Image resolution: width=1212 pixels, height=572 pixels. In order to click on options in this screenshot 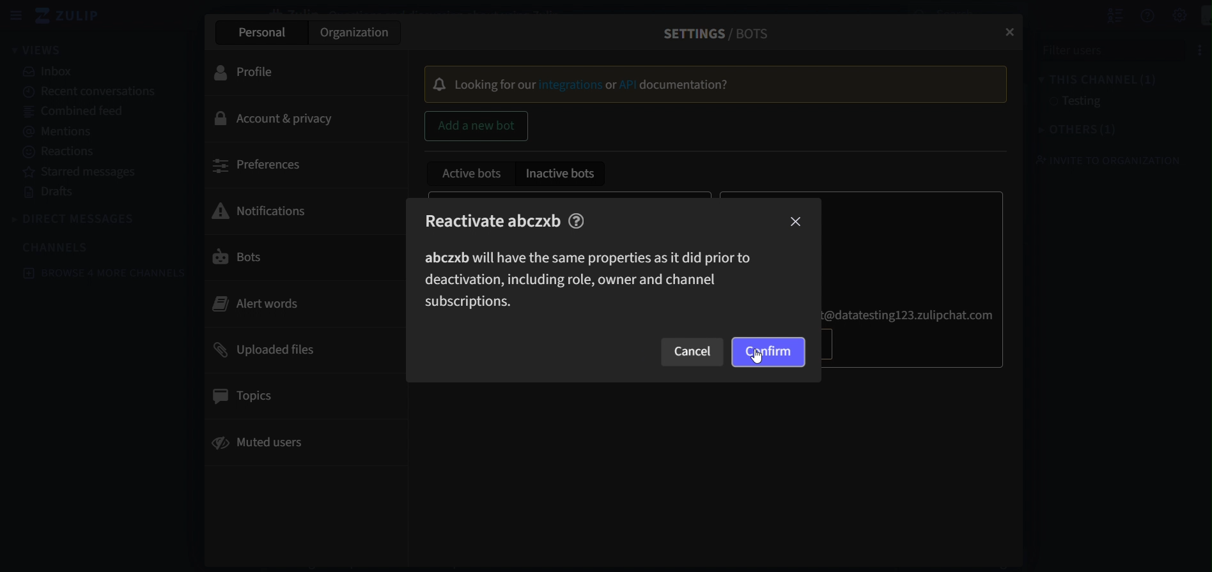, I will do `click(1190, 51)`.